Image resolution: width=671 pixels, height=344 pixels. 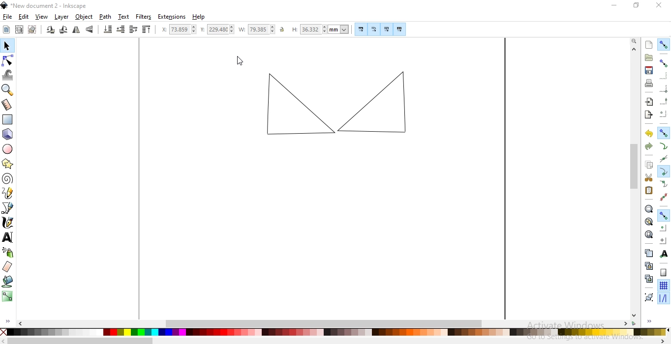 What do you see at coordinates (646, 177) in the screenshot?
I see `cut selection` at bounding box center [646, 177].